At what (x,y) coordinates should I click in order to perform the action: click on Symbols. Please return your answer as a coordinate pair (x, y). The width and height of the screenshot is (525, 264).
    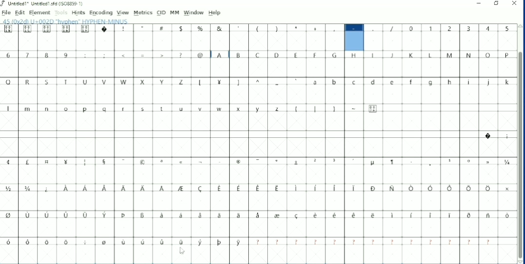
    Looking at the image, I should click on (496, 136).